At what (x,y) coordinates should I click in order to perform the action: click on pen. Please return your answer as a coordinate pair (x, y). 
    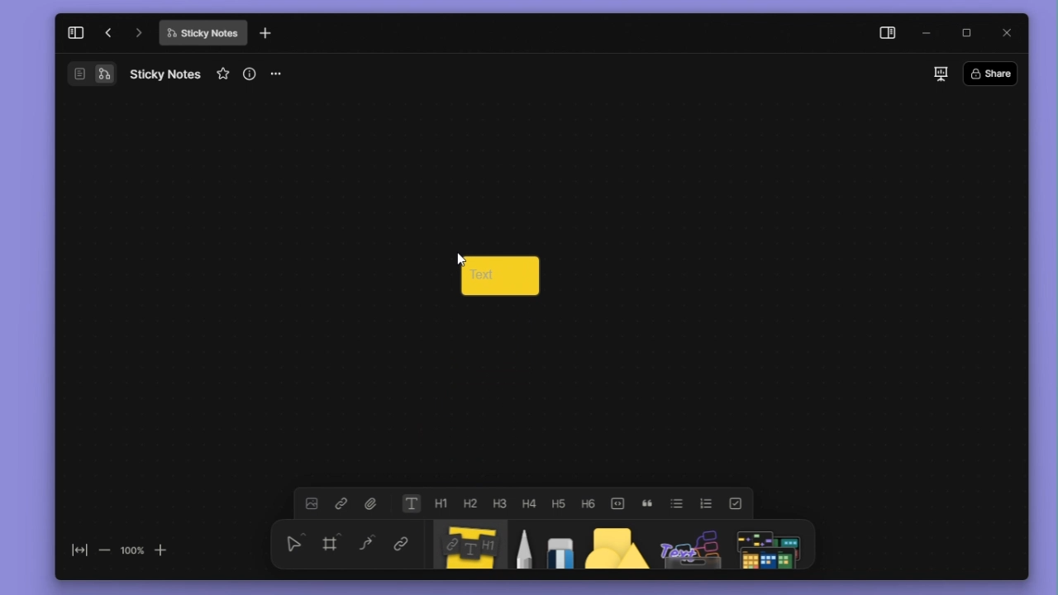
    Looking at the image, I should click on (527, 546).